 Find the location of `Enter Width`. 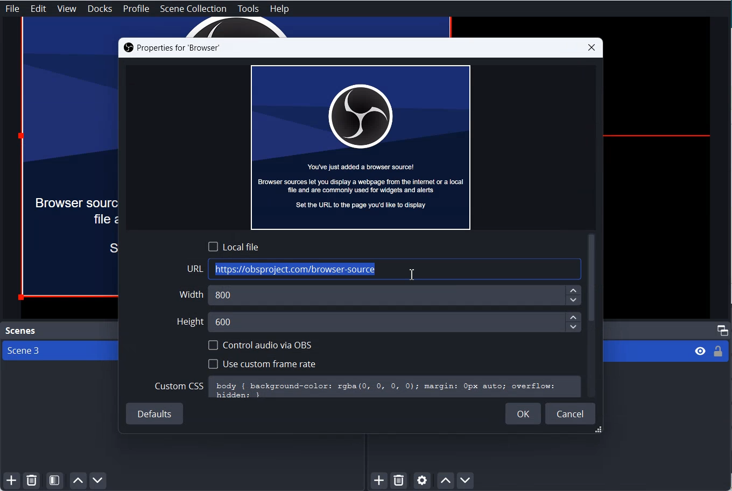

Enter Width is located at coordinates (382, 295).